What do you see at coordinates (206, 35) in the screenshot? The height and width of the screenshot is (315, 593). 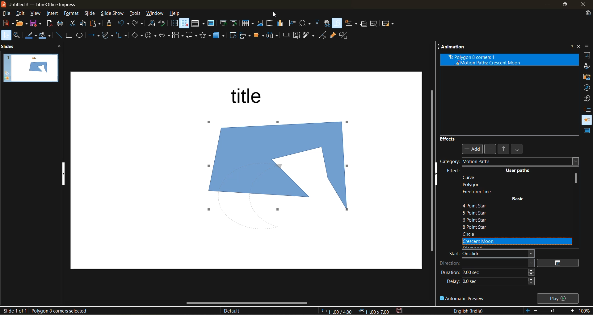 I see `stars and banners` at bounding box center [206, 35].